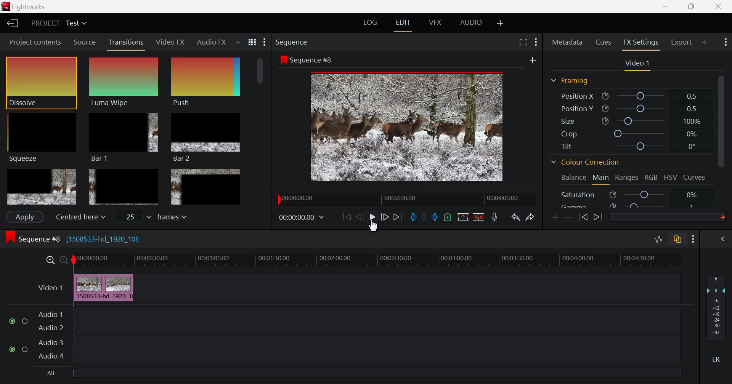 This screenshot has height=384, width=732. I want to click on Remove the marked section, so click(463, 216).